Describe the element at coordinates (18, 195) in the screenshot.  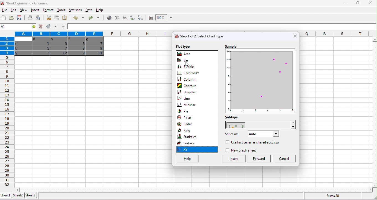
I see `sheet2` at that location.